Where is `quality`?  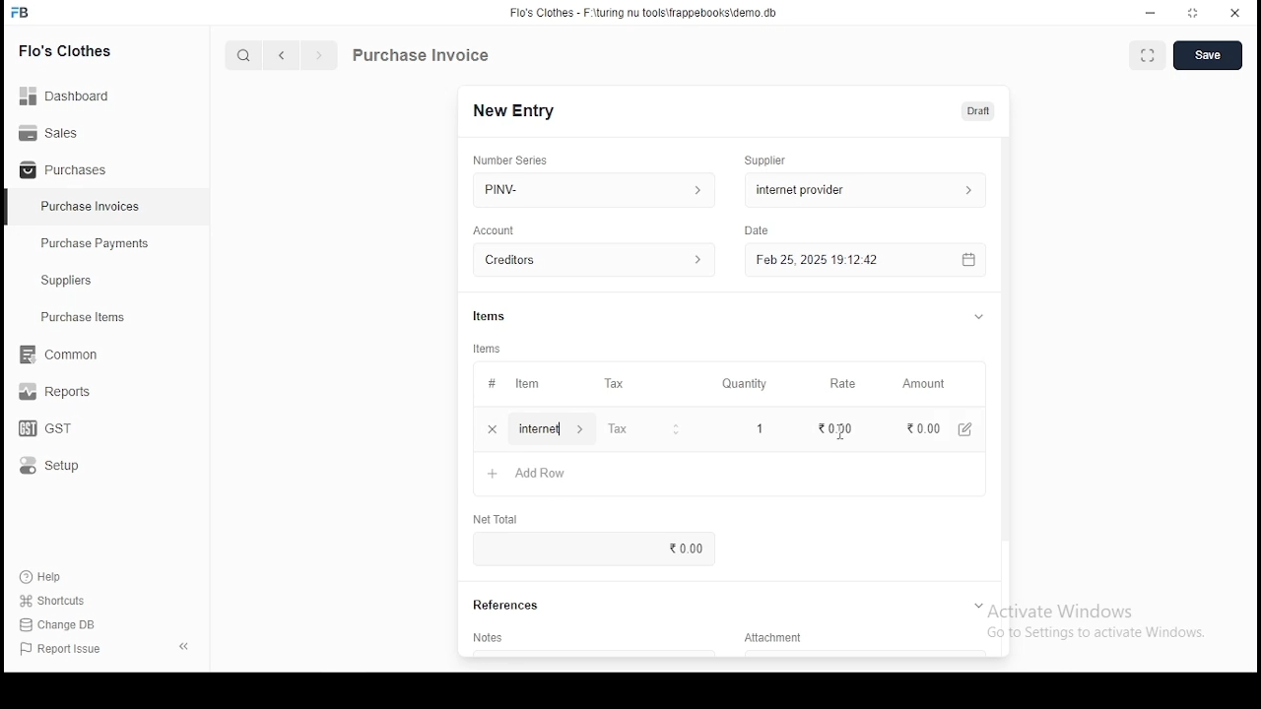
quality is located at coordinates (745, 384).